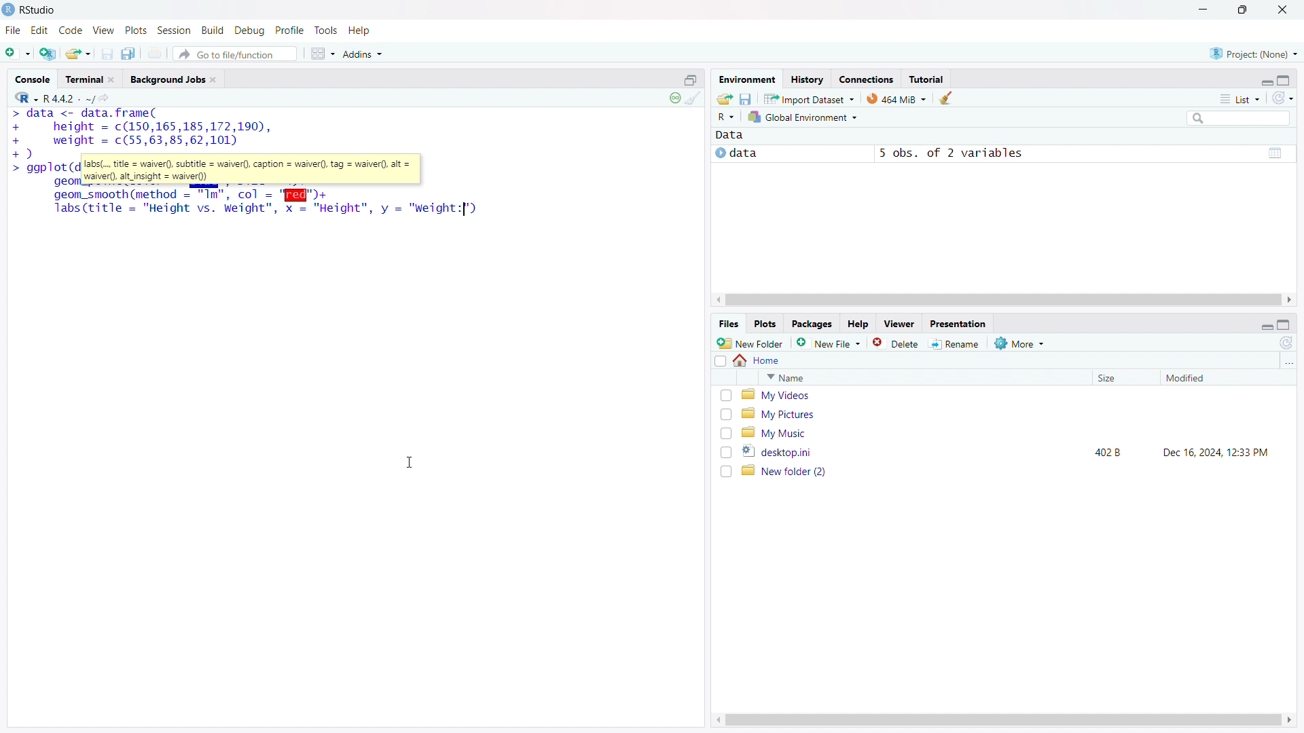 Image resolution: width=1304 pixels, height=733 pixels. I want to click on modified, so click(1210, 378).